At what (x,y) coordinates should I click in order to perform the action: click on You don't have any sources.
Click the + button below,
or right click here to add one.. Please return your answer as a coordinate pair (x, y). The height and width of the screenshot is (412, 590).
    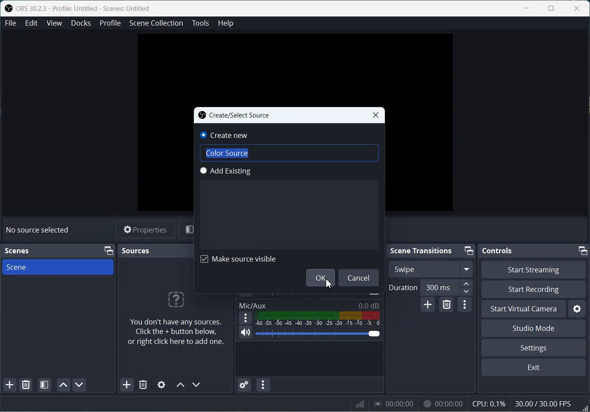
    Looking at the image, I should click on (174, 325).